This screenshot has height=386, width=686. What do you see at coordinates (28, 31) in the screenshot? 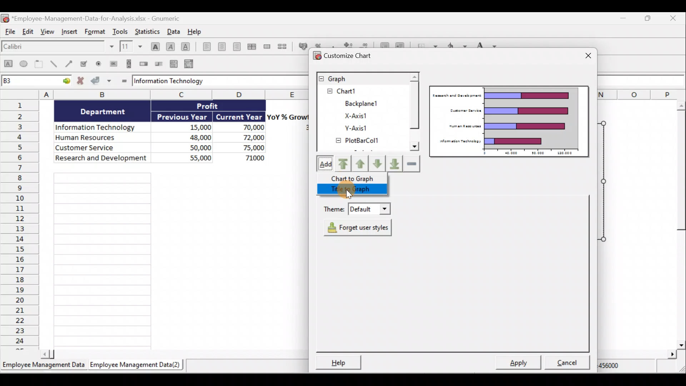
I see `Edit` at bounding box center [28, 31].